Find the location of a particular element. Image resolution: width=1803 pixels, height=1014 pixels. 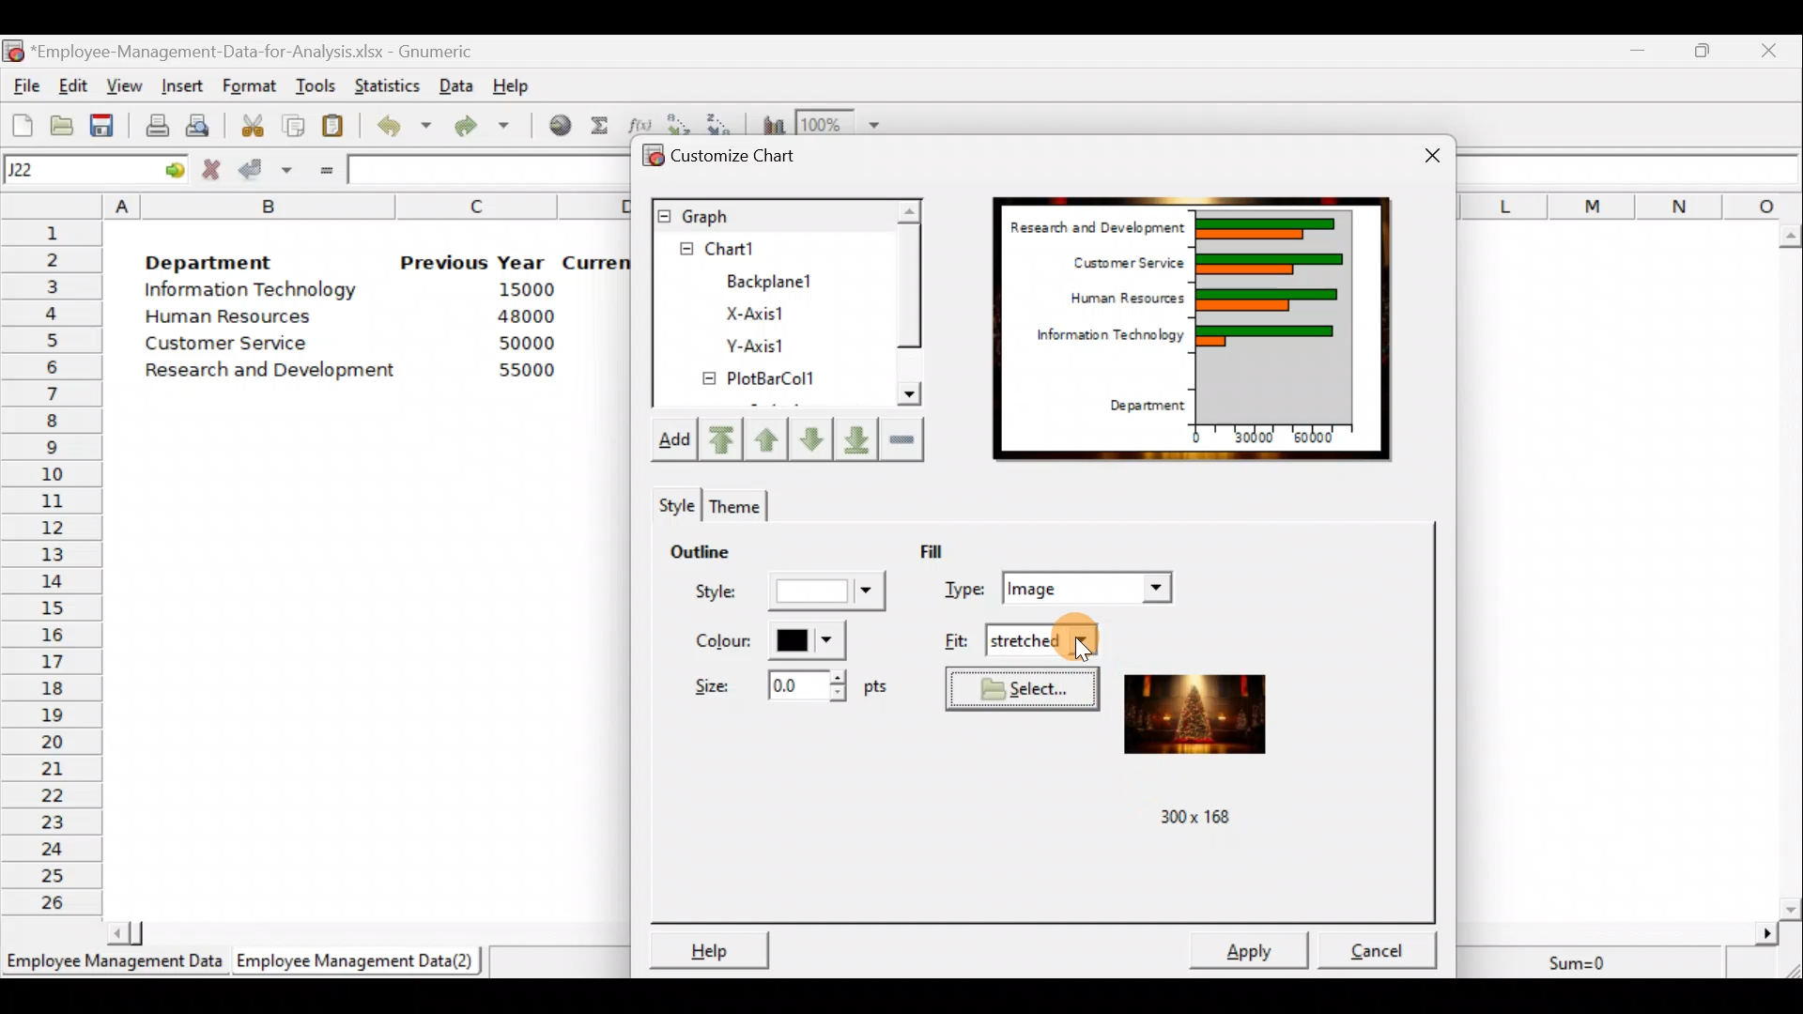

Theme is located at coordinates (739, 502).